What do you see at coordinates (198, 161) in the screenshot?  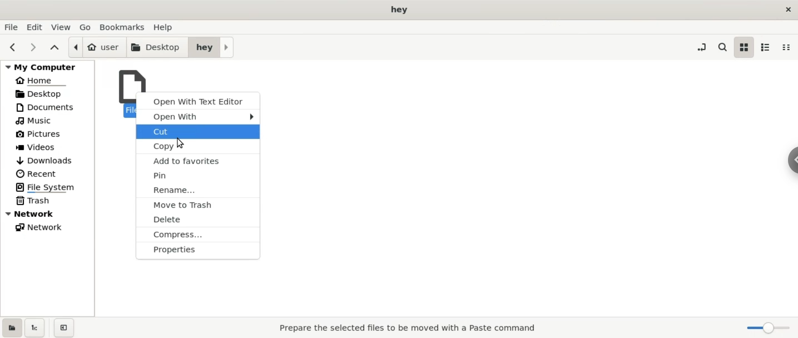 I see `add to favourites` at bounding box center [198, 161].